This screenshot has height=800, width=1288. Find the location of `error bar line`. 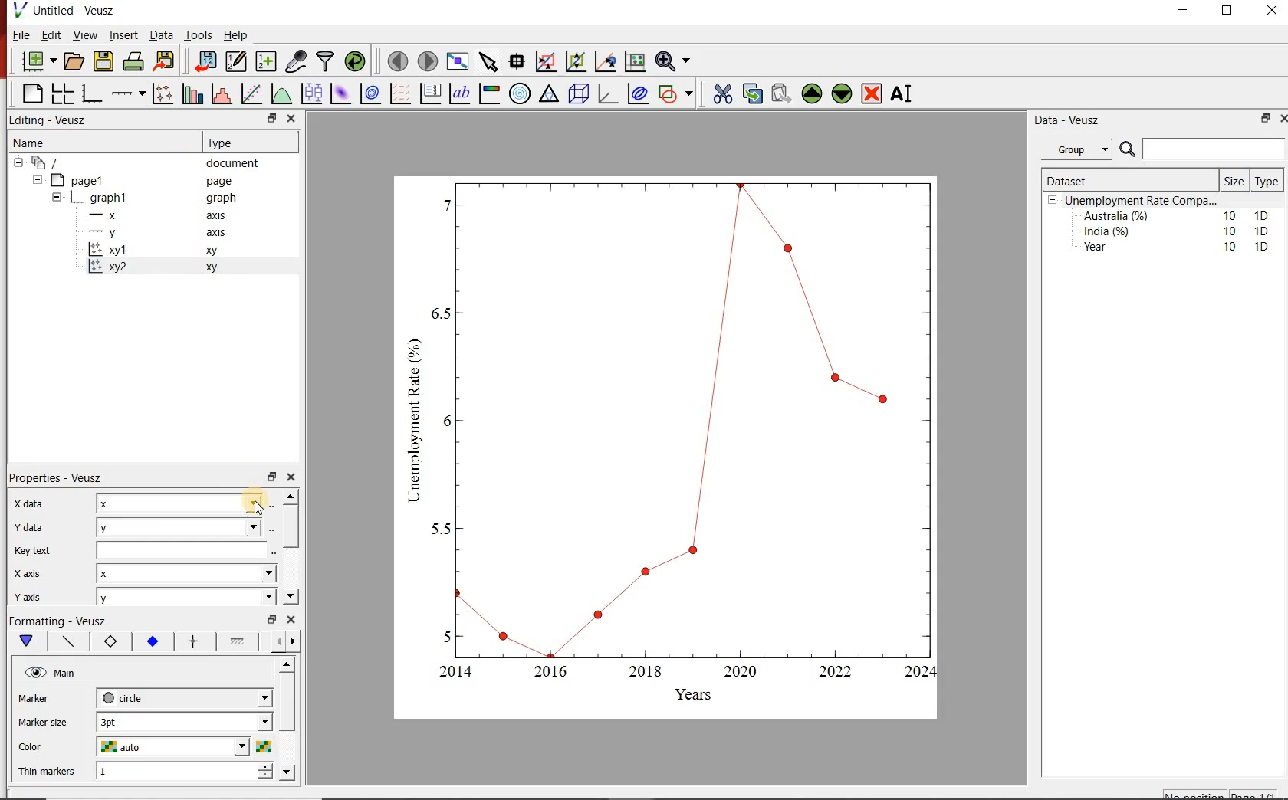

error bar line is located at coordinates (195, 641).